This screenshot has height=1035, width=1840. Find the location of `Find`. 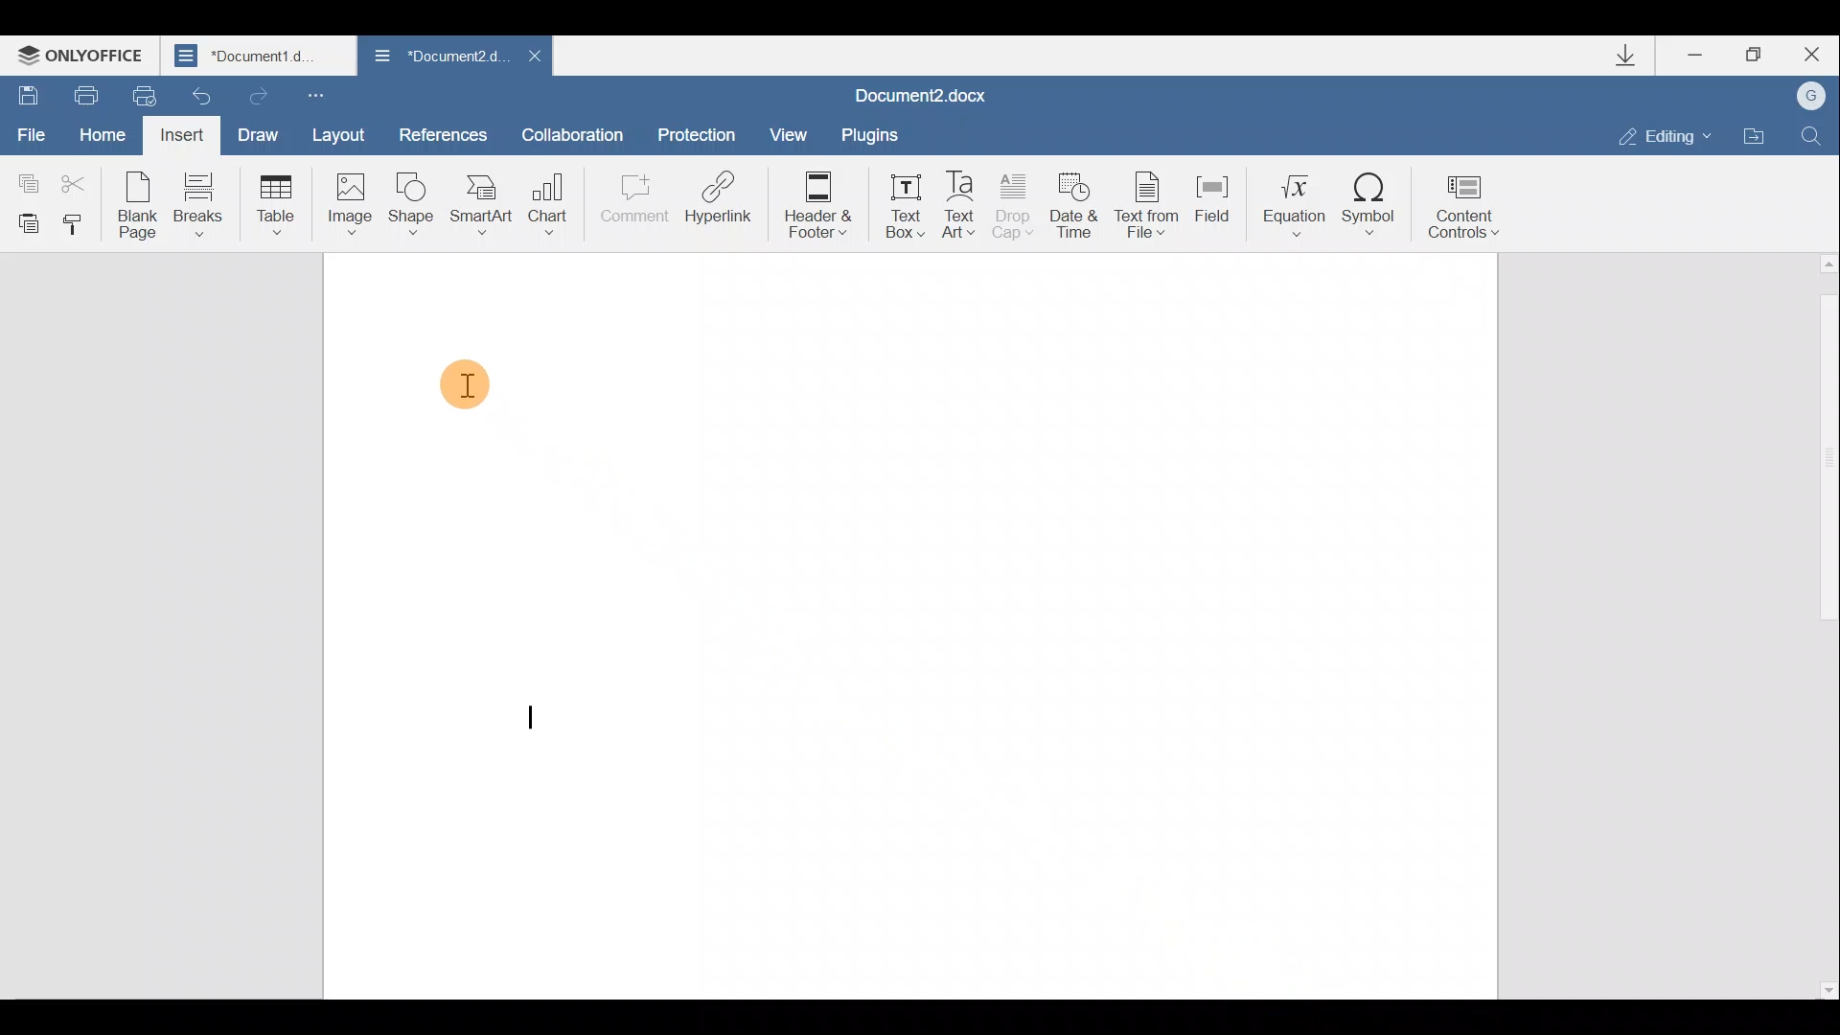

Find is located at coordinates (1813, 133).